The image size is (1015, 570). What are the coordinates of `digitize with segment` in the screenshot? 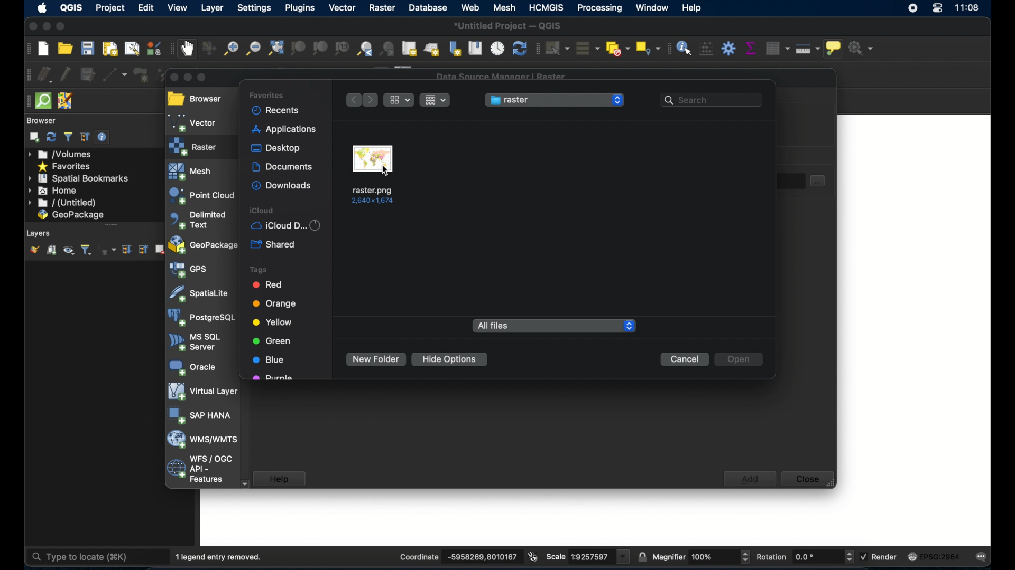 It's located at (115, 74).